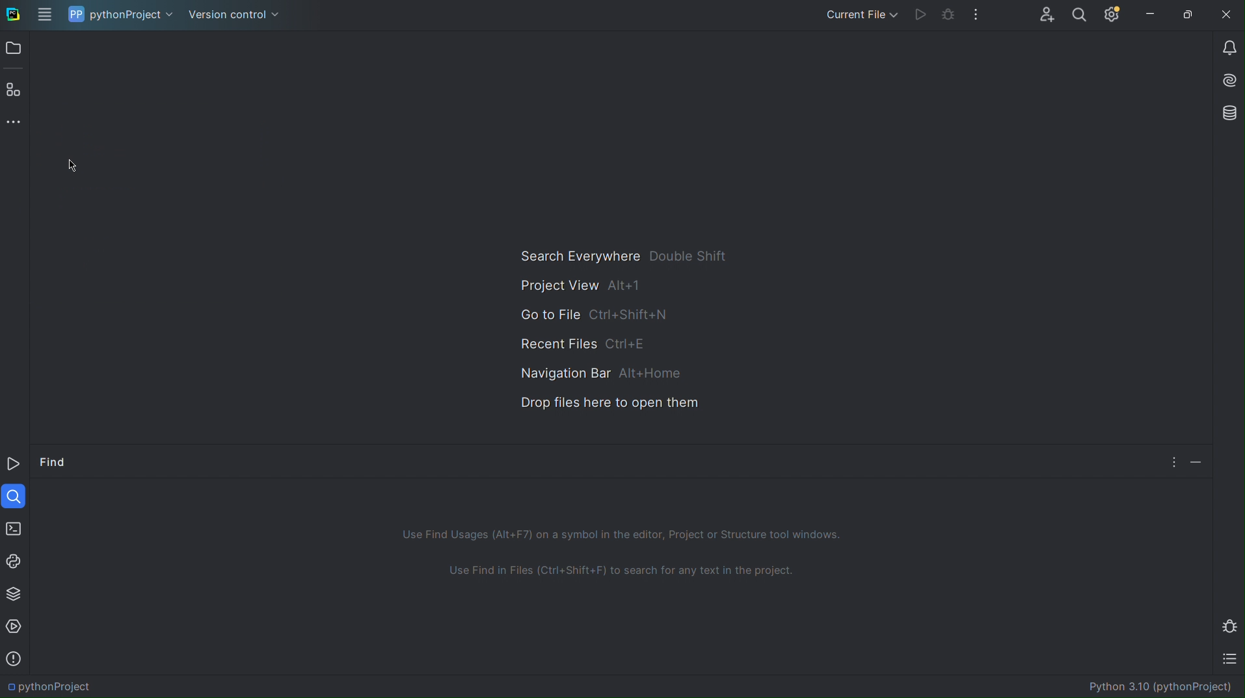 Image resolution: width=1245 pixels, height=698 pixels. I want to click on Application Menu, so click(45, 14).